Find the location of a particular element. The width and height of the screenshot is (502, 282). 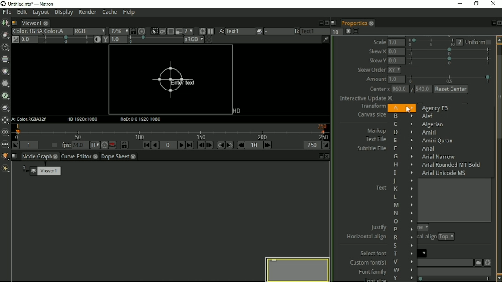

close is located at coordinates (56, 156).